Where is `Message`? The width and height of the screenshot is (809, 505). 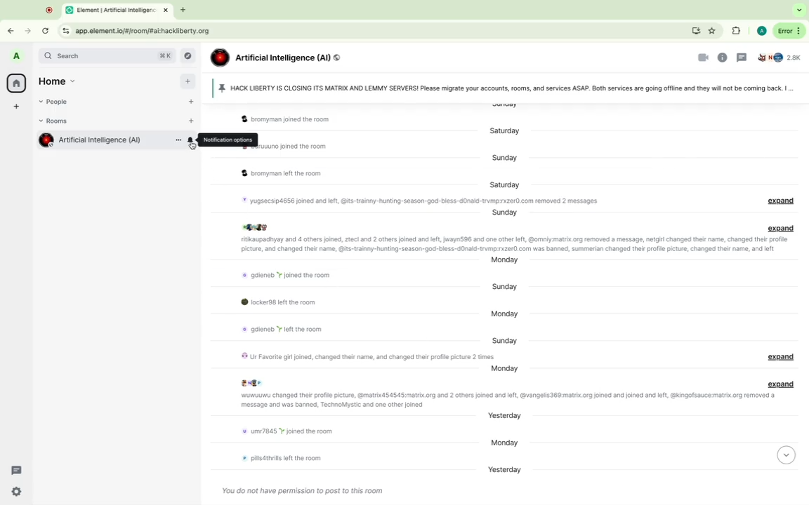
Message is located at coordinates (304, 121).